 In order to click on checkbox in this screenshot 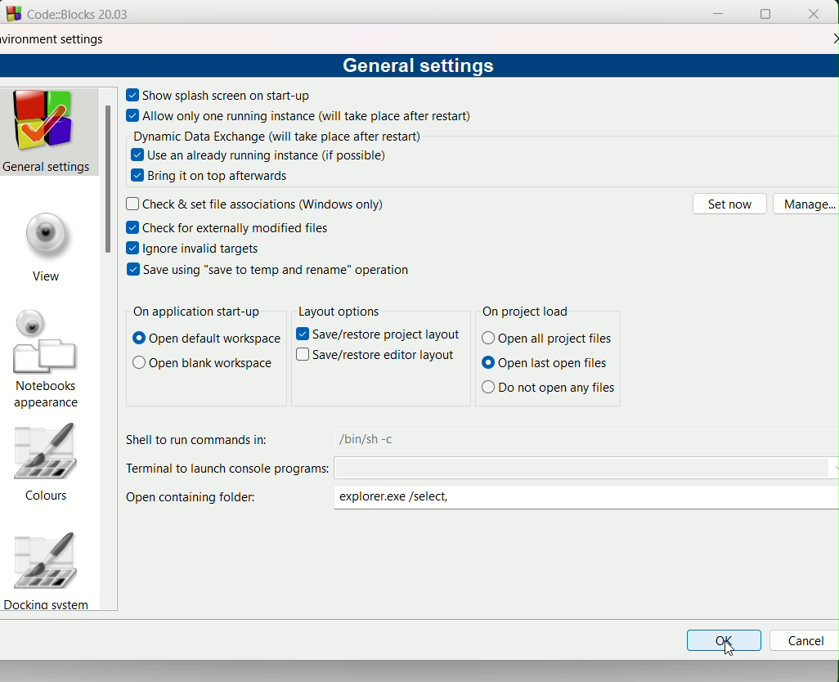, I will do `click(133, 116)`.